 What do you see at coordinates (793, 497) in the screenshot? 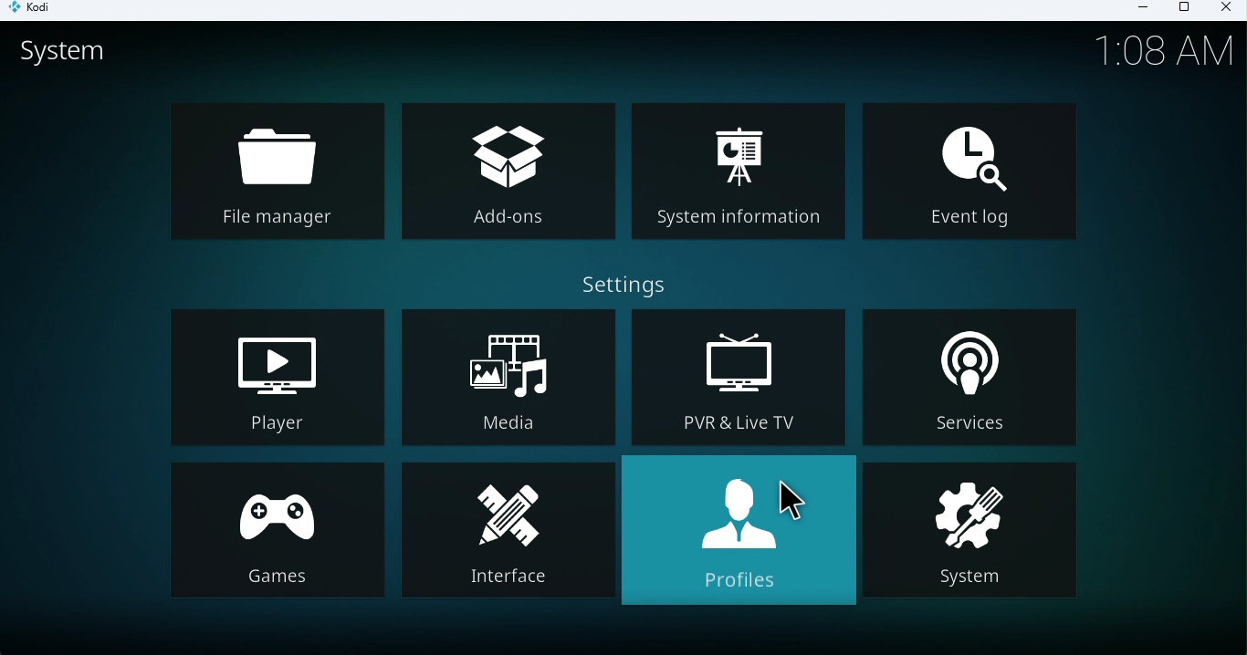
I see `cursor` at bounding box center [793, 497].